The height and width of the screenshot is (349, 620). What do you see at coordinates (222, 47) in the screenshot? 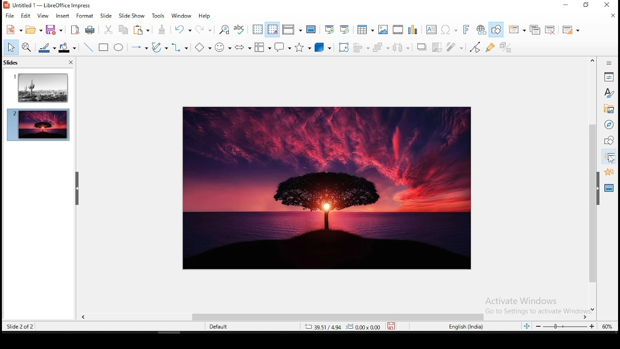
I see `symbol shapes` at bounding box center [222, 47].